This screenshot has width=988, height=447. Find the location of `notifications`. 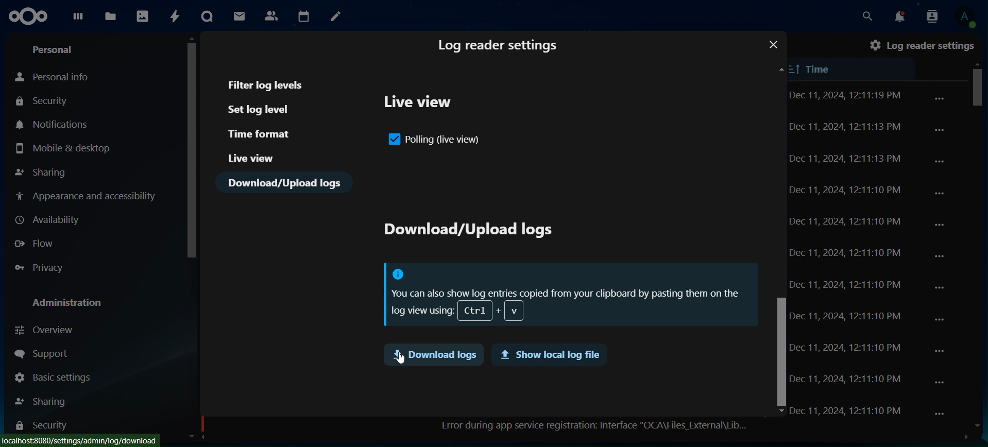

notifications is located at coordinates (895, 16).